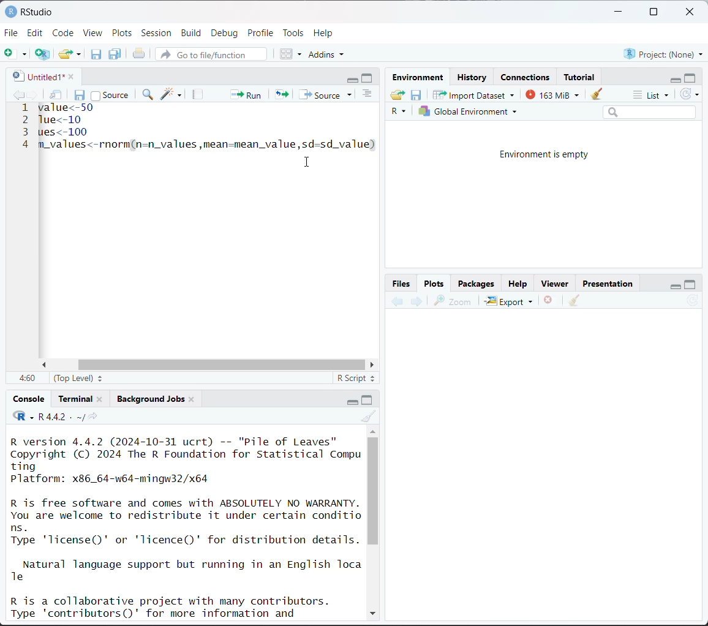 Image resolution: width=708 pixels, height=626 pixels. What do you see at coordinates (23, 417) in the screenshot?
I see `code` at bounding box center [23, 417].